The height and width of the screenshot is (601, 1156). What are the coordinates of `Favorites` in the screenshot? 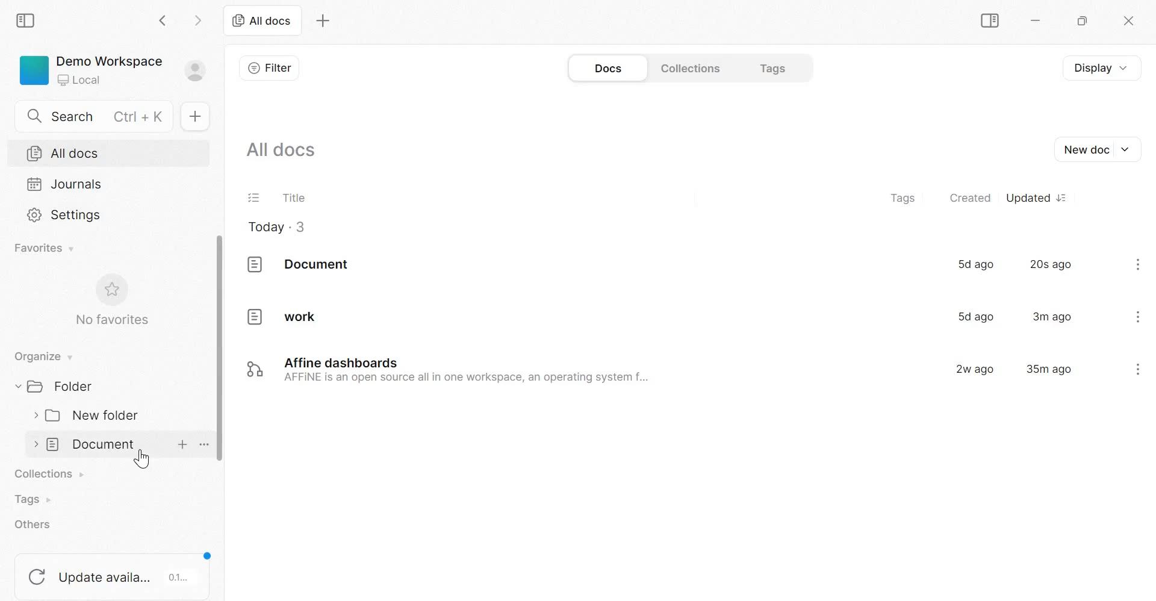 It's located at (42, 248).